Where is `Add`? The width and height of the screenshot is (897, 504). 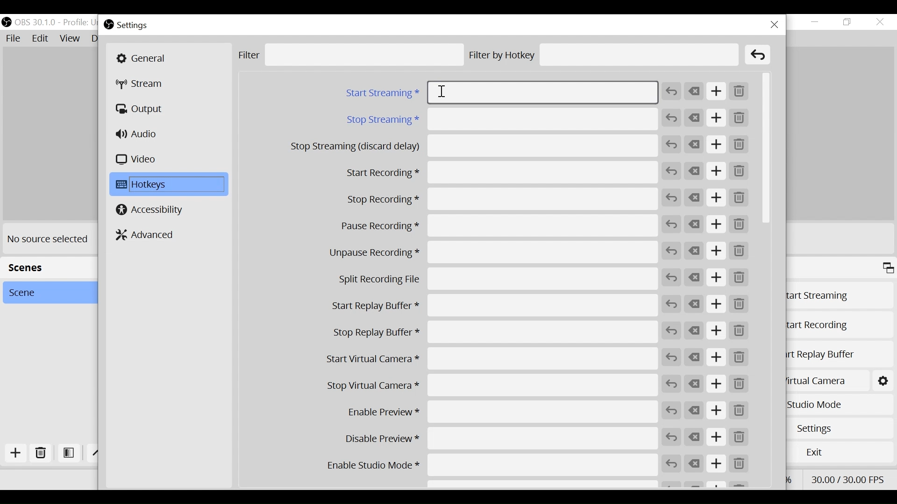 Add is located at coordinates (717, 464).